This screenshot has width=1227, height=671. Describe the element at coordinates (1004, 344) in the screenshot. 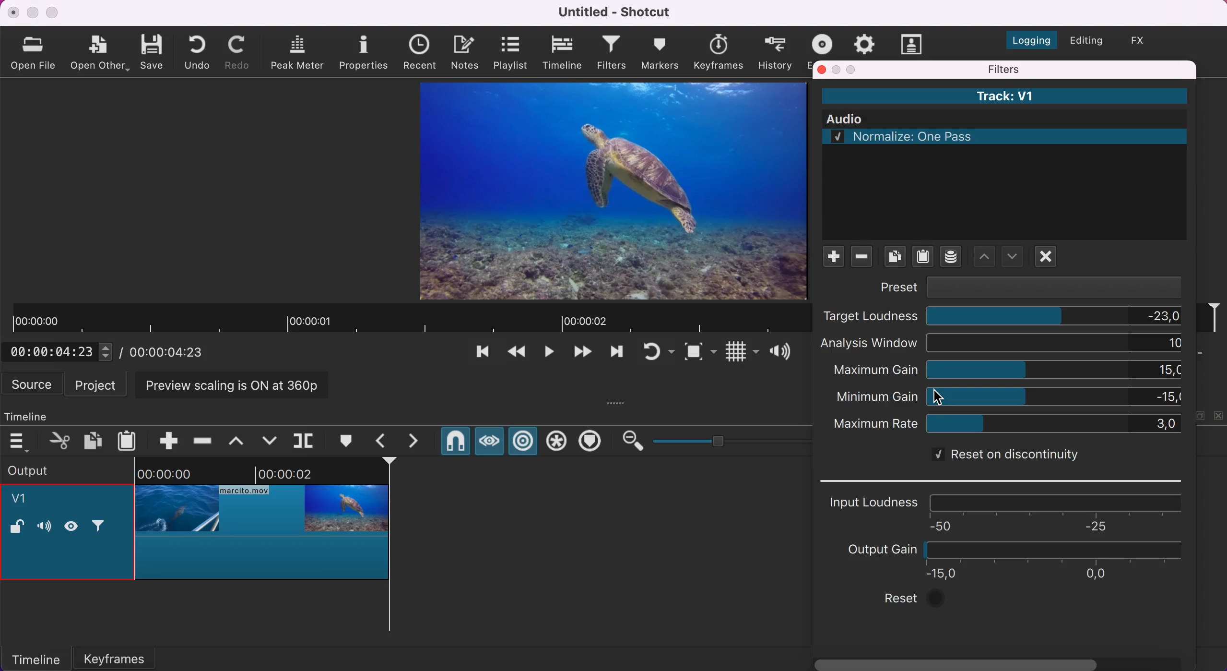

I see `analysis window` at that location.